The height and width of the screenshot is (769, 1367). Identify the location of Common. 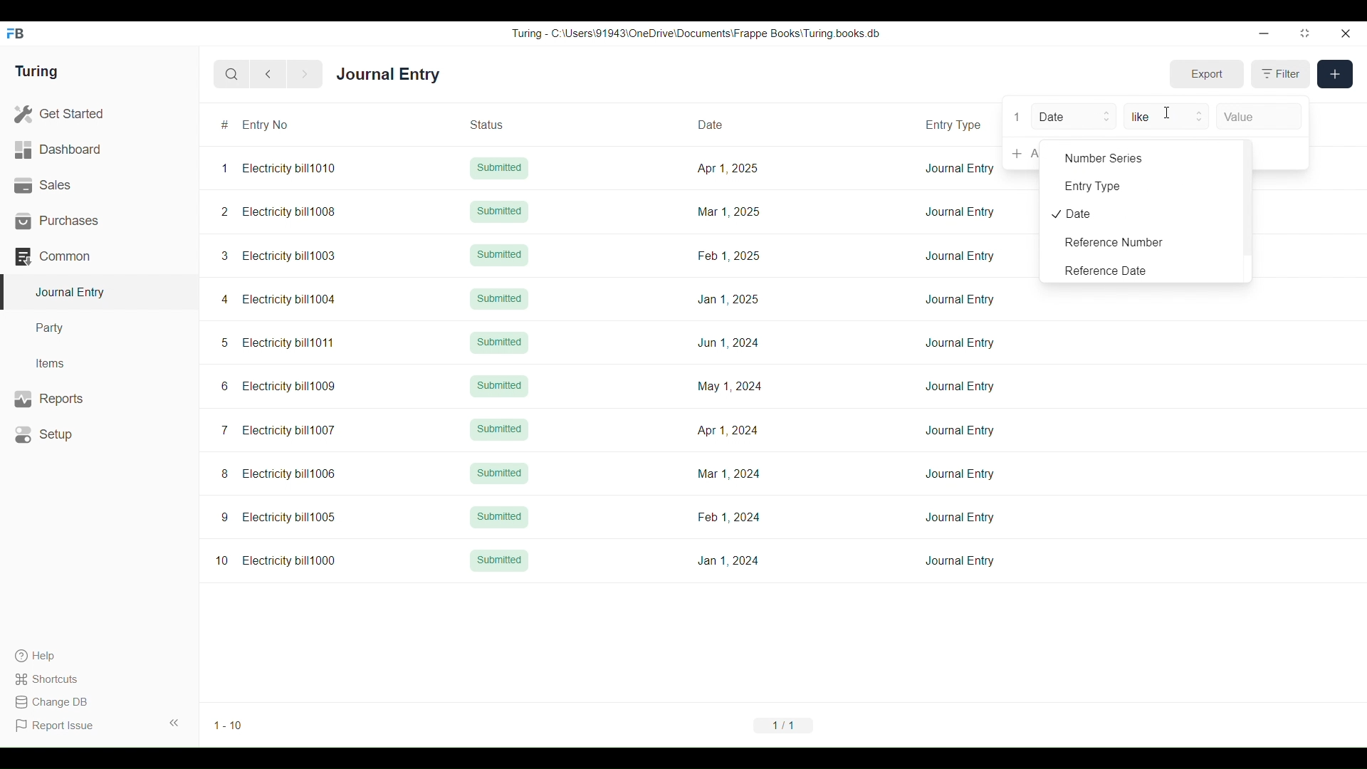
(99, 256).